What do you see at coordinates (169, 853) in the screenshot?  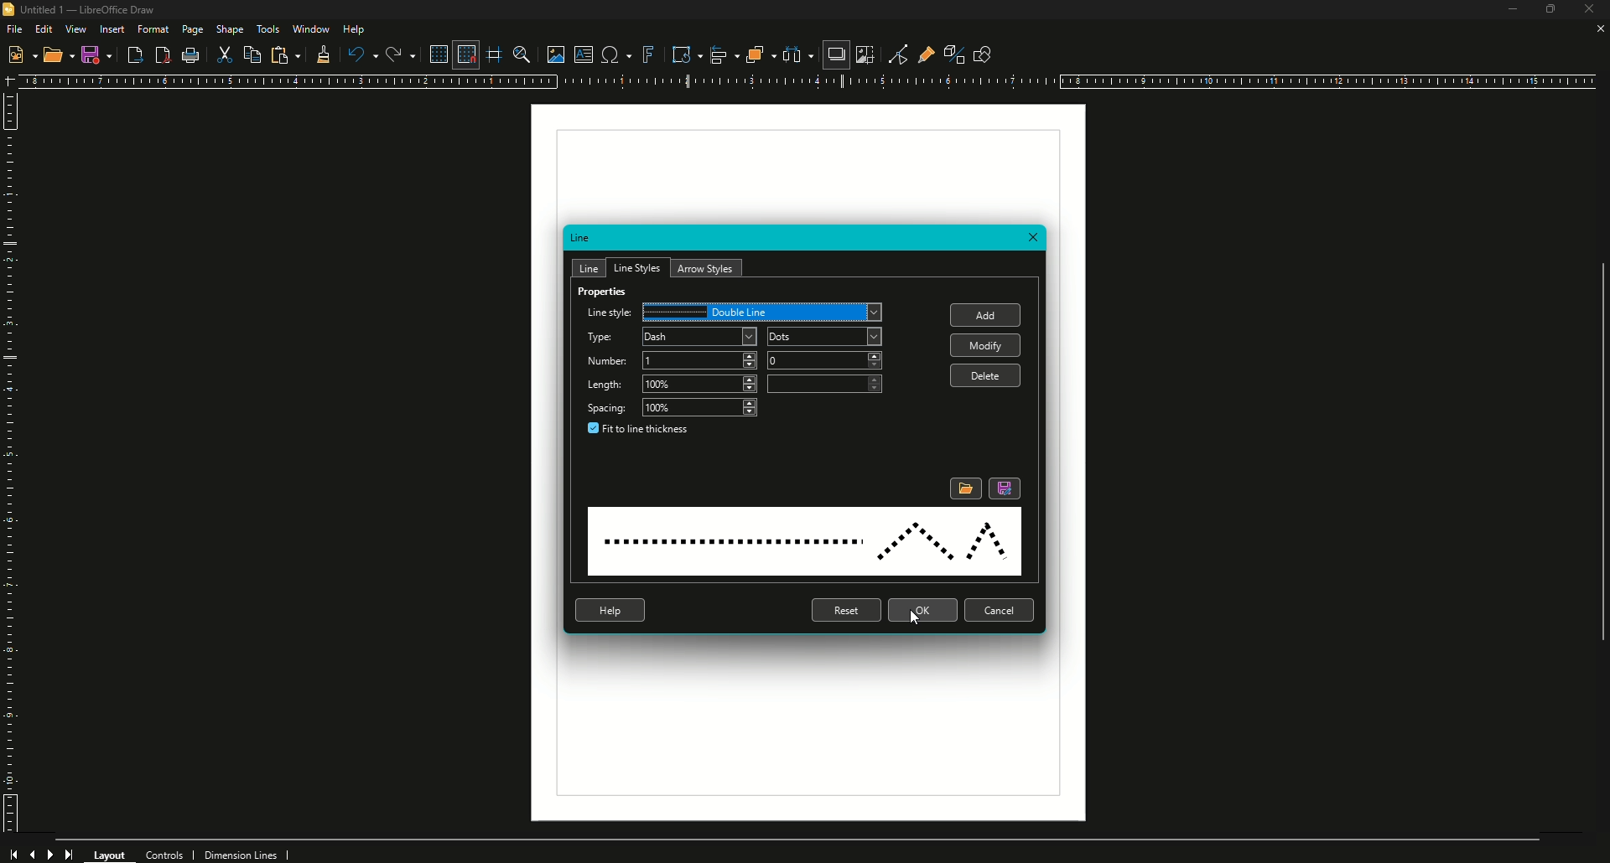 I see `Controls` at bounding box center [169, 853].